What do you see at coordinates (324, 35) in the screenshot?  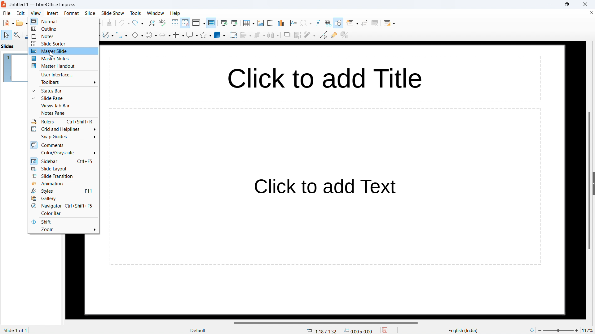 I see `toggle point edit mode` at bounding box center [324, 35].